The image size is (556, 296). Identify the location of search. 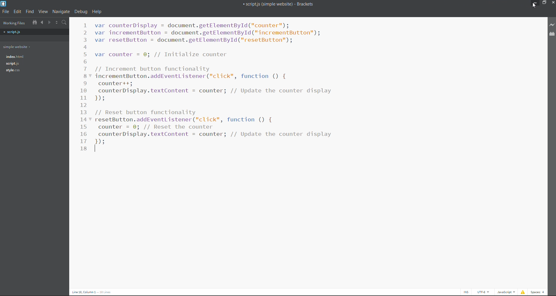
(65, 22).